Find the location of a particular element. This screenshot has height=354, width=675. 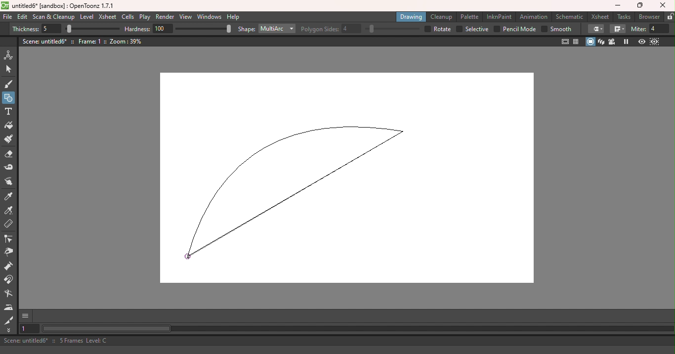

Sub-camera preview is located at coordinates (654, 42).